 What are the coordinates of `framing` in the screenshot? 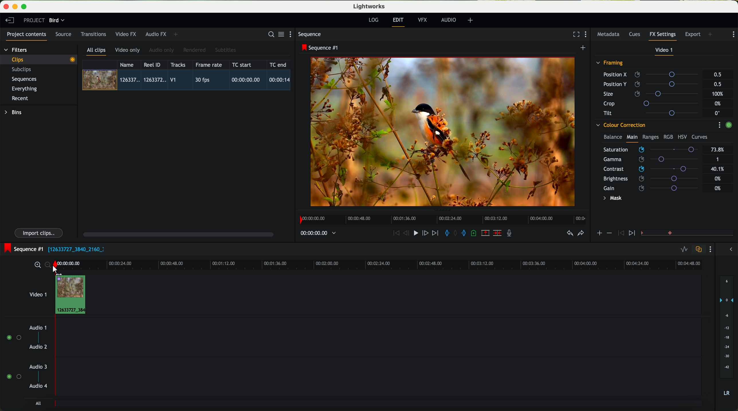 It's located at (610, 64).